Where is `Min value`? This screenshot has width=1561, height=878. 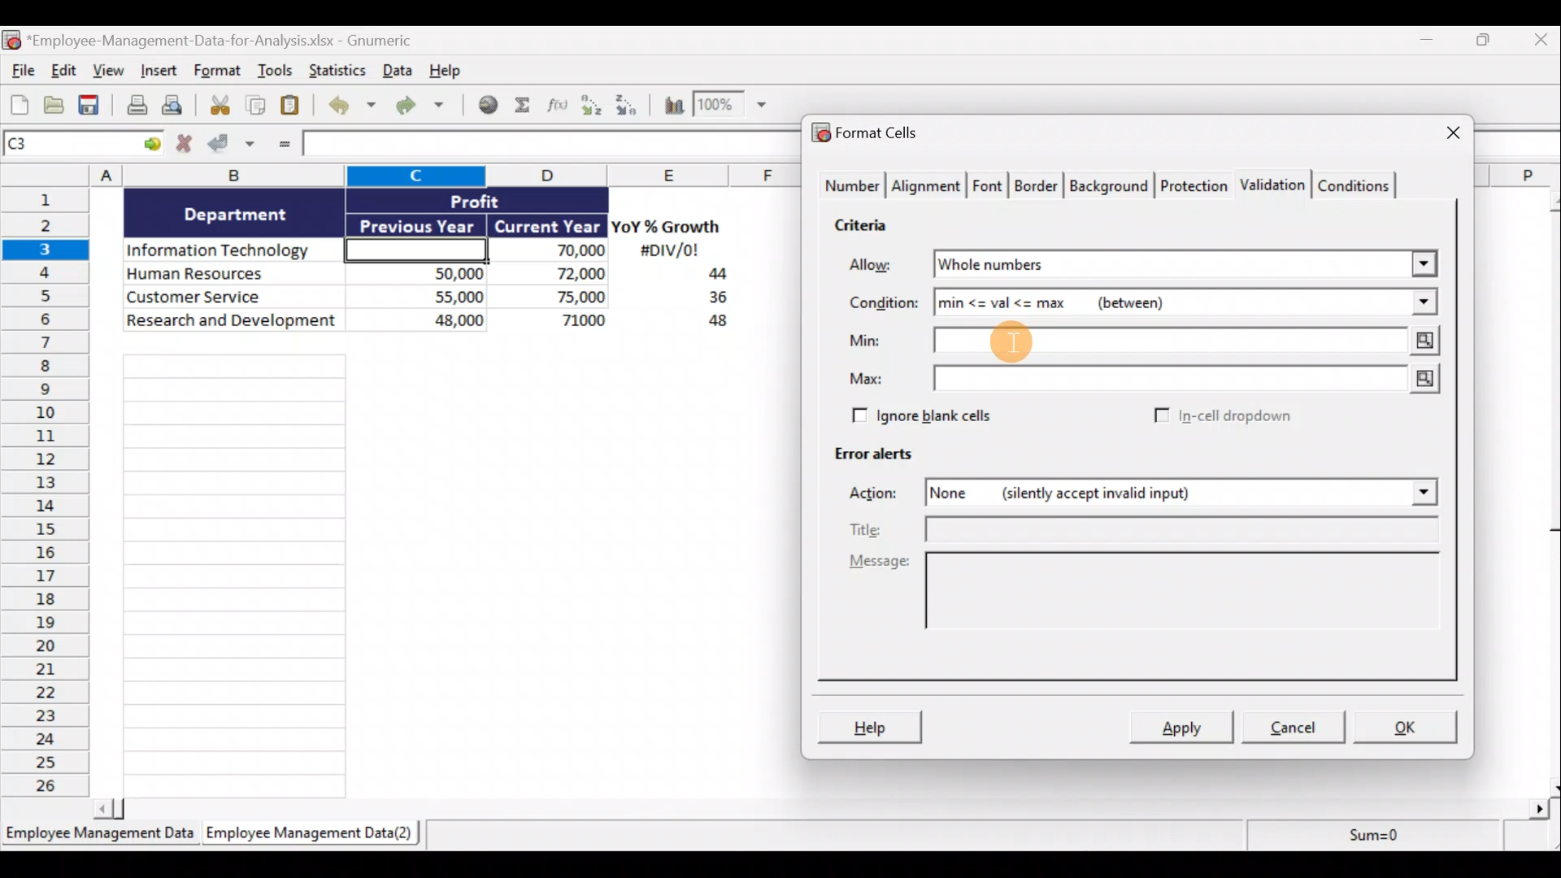
Min value is located at coordinates (1187, 341).